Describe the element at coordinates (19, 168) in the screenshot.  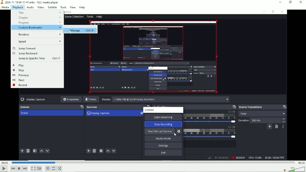
I see `Stop playback` at that location.